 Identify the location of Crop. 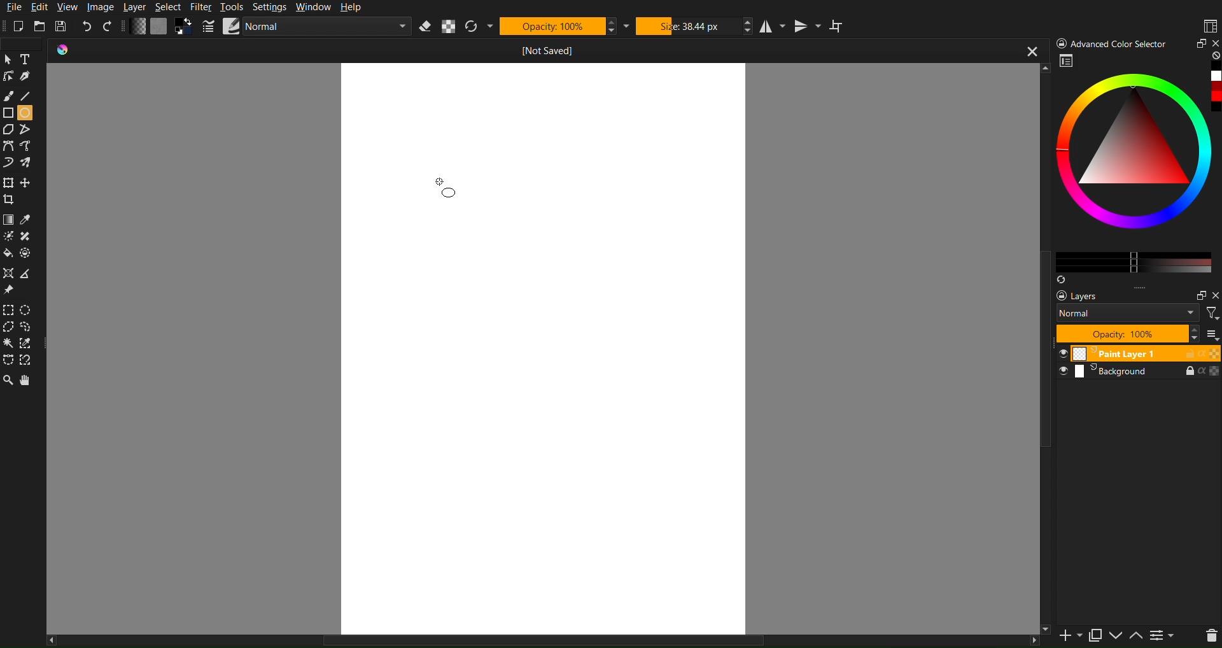
(8, 199).